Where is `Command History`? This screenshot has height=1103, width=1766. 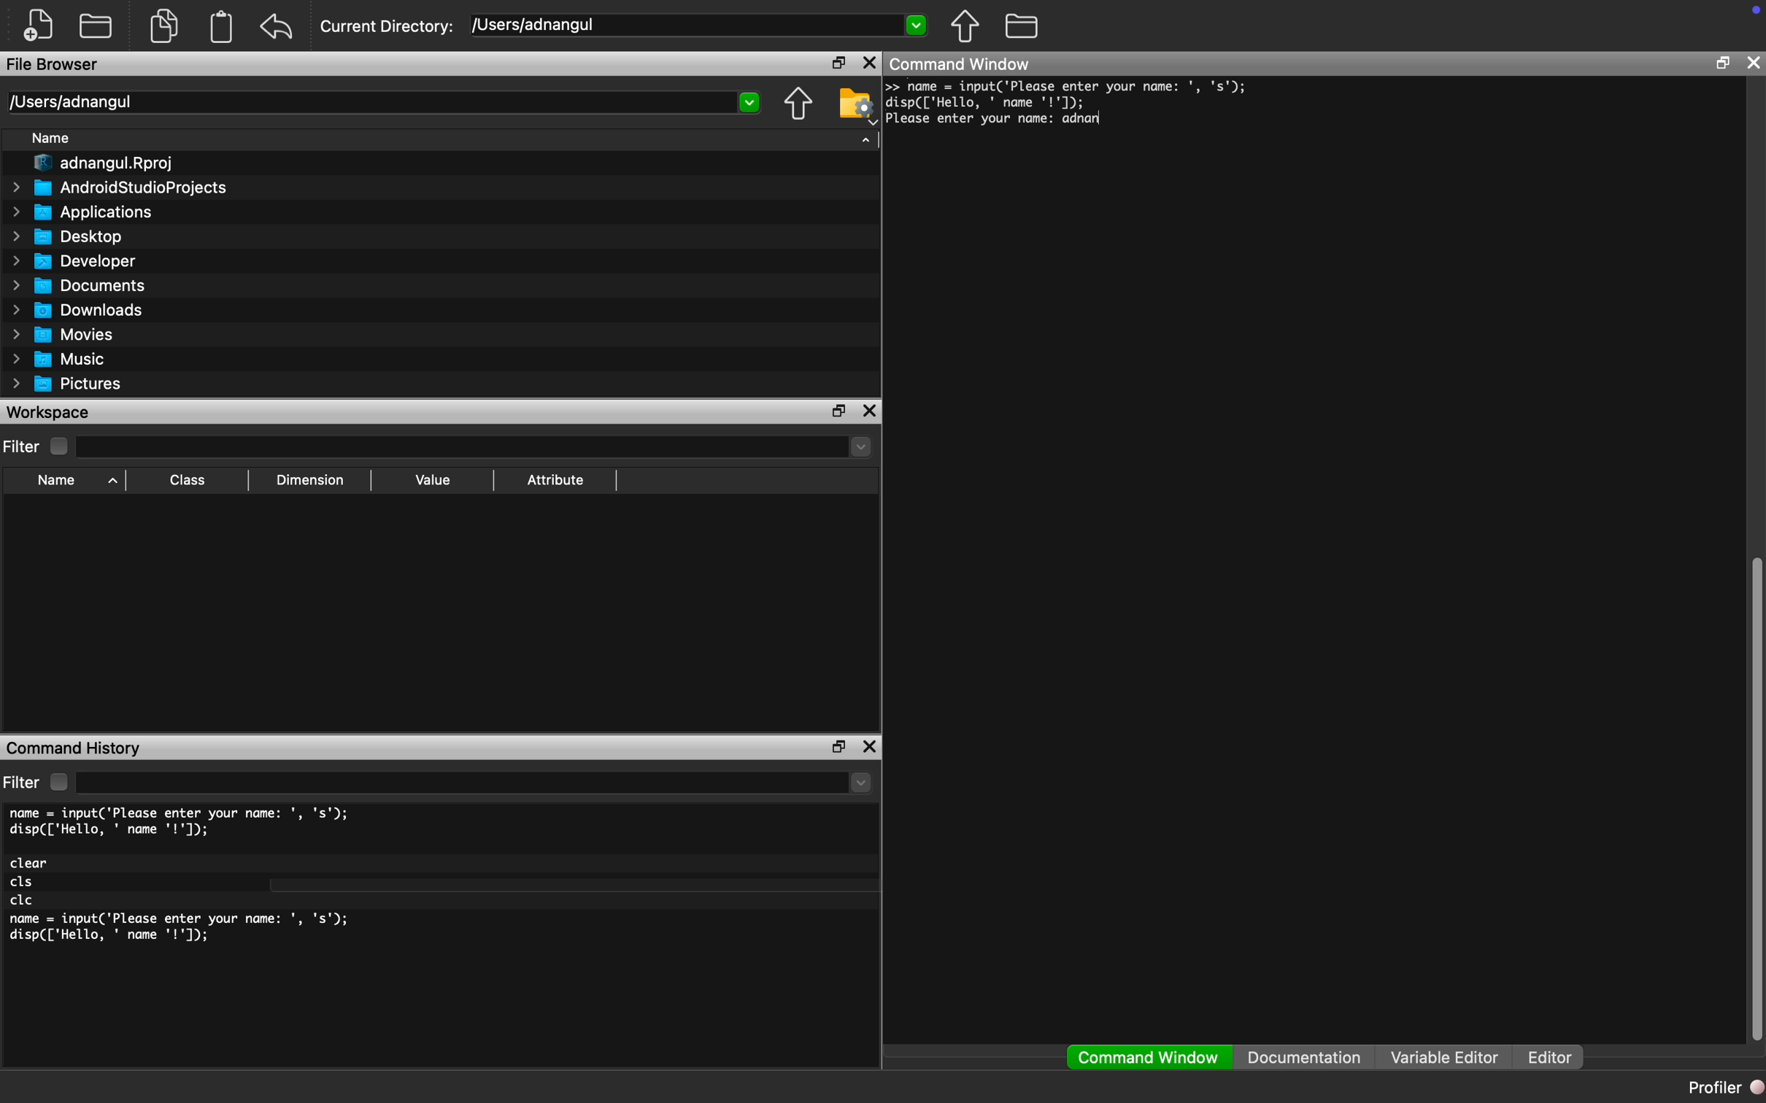
Command History is located at coordinates (74, 750).